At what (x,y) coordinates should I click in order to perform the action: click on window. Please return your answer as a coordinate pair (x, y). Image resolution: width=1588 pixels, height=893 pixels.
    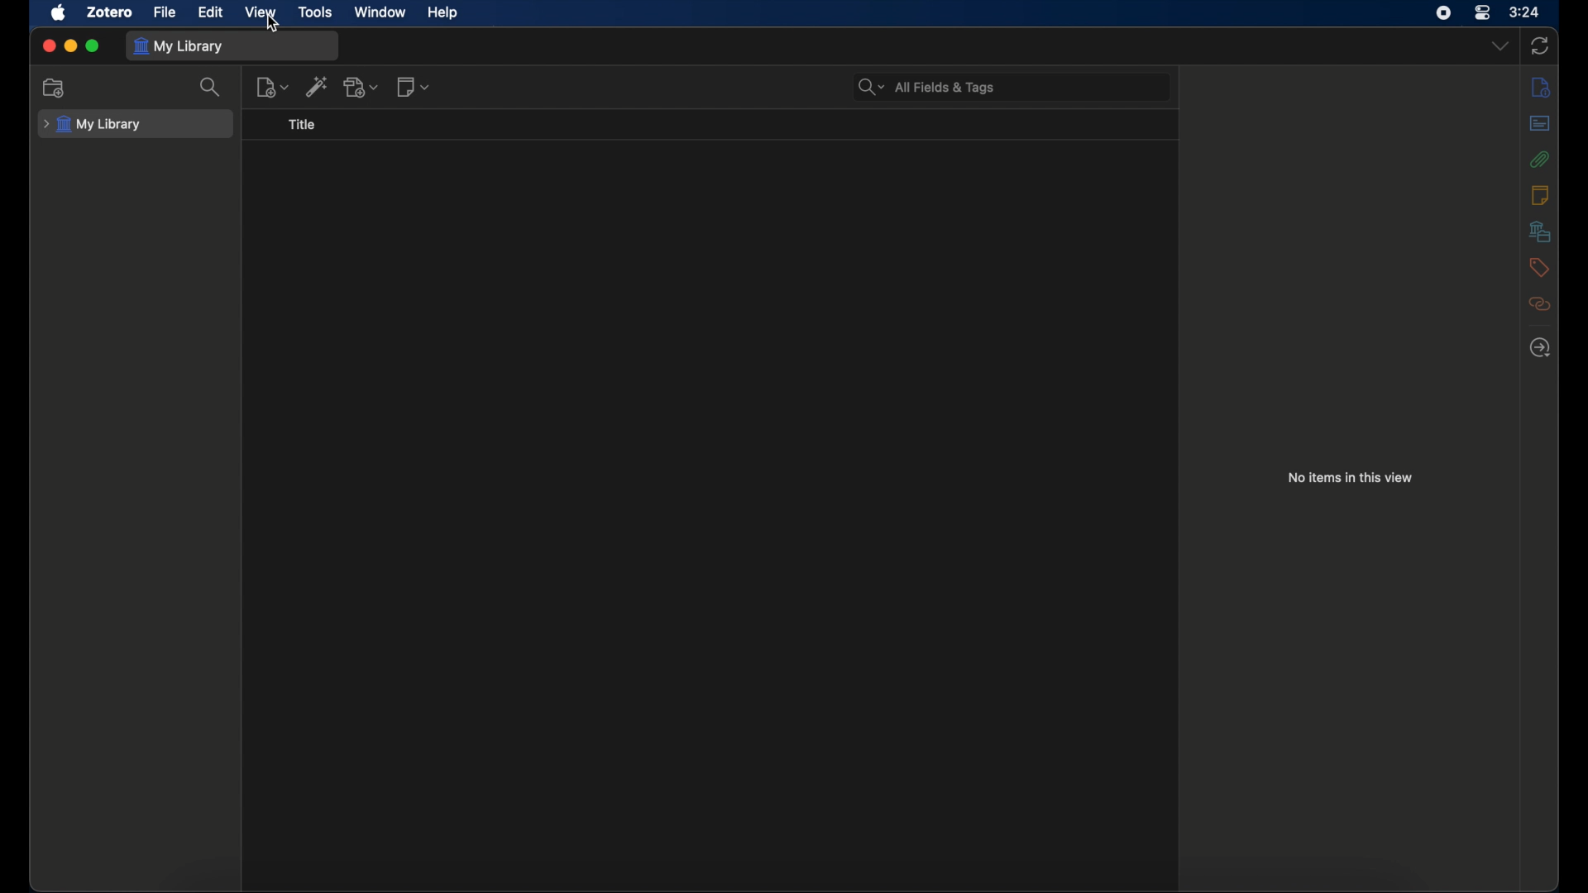
    Looking at the image, I should click on (378, 11).